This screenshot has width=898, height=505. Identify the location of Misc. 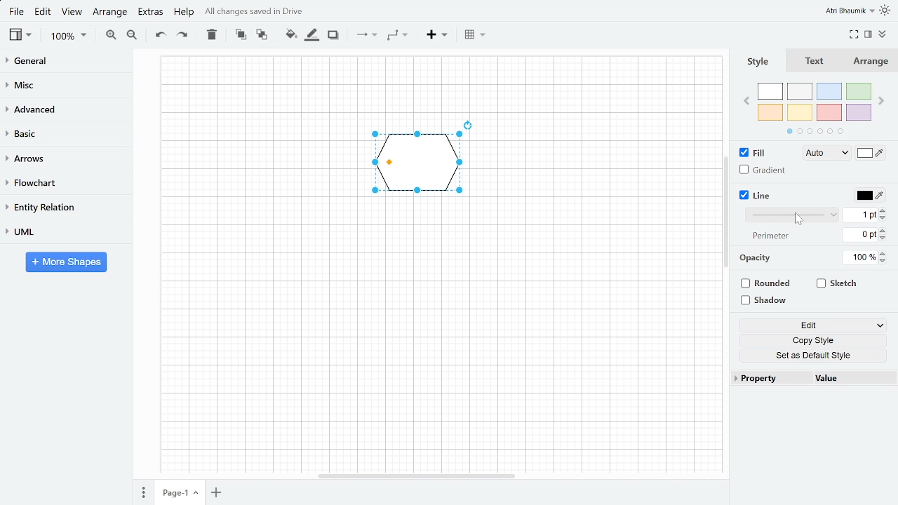
(66, 84).